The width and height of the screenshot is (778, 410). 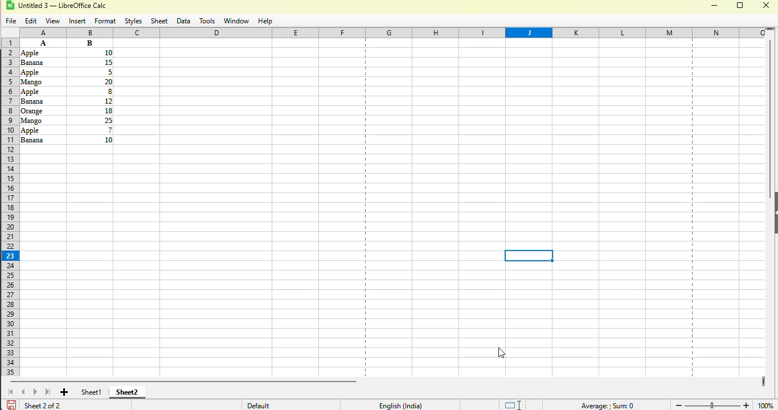 I want to click on , so click(x=42, y=120).